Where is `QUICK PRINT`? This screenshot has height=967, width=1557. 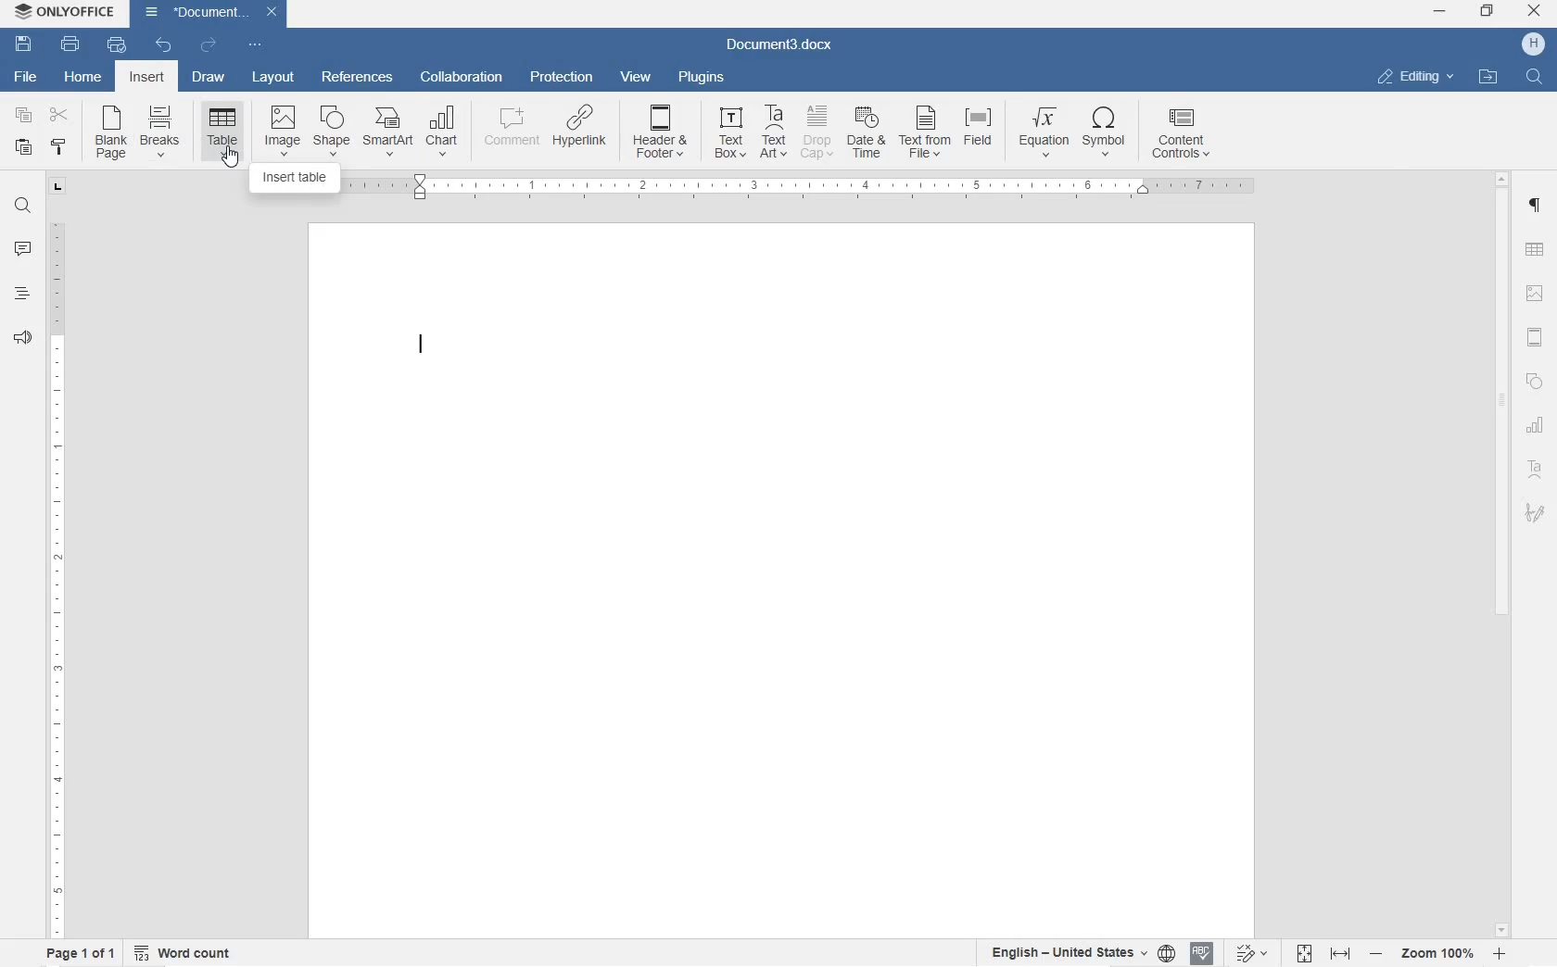 QUICK PRINT is located at coordinates (115, 46).